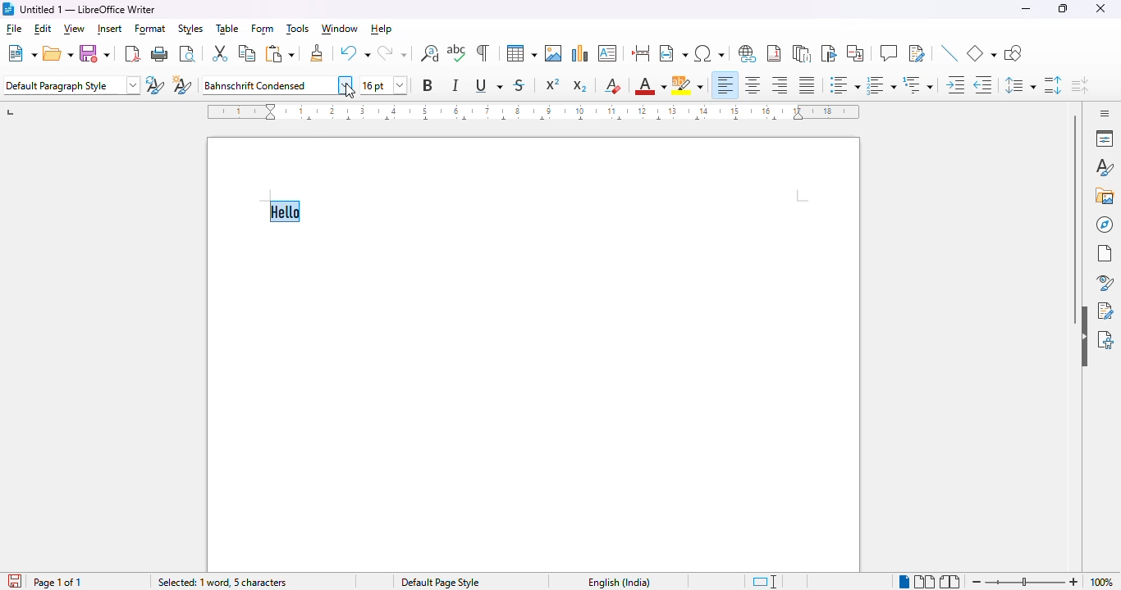 The image size is (1121, 590). Describe the element at coordinates (925, 582) in the screenshot. I see `multi page view` at that location.